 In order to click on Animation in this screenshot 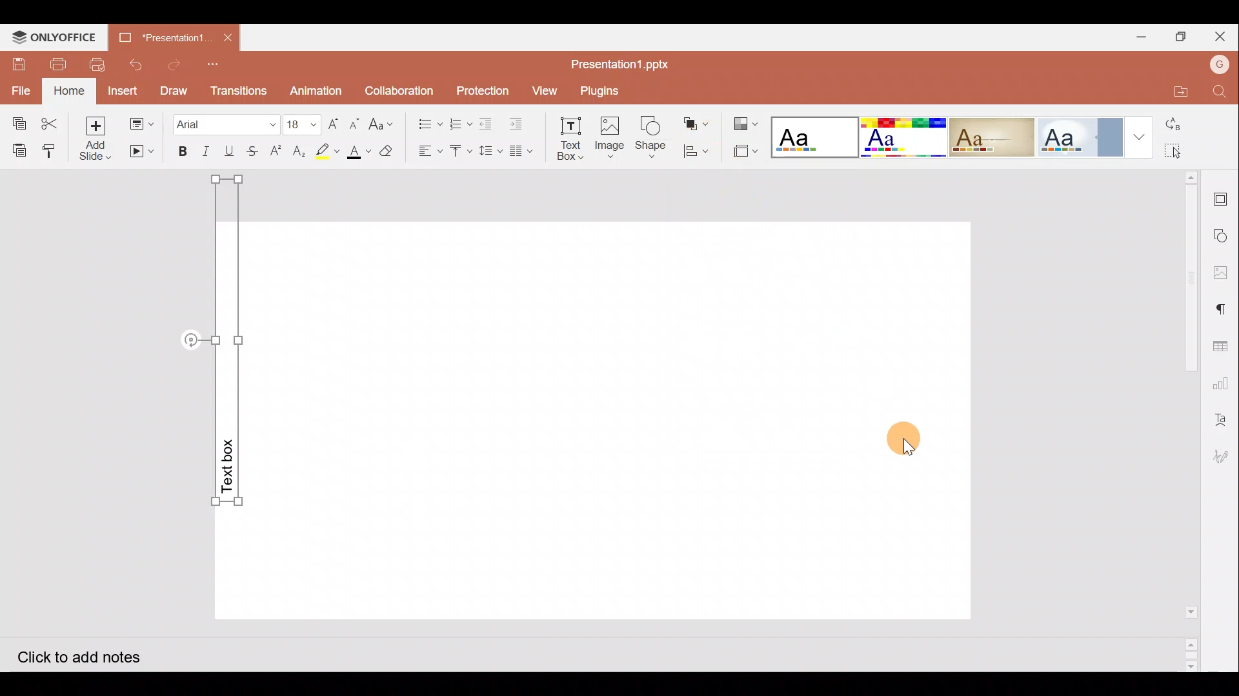, I will do `click(317, 91)`.